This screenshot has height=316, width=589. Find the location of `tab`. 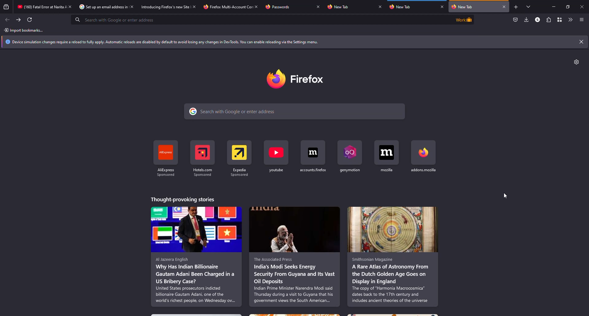

tab is located at coordinates (474, 7).